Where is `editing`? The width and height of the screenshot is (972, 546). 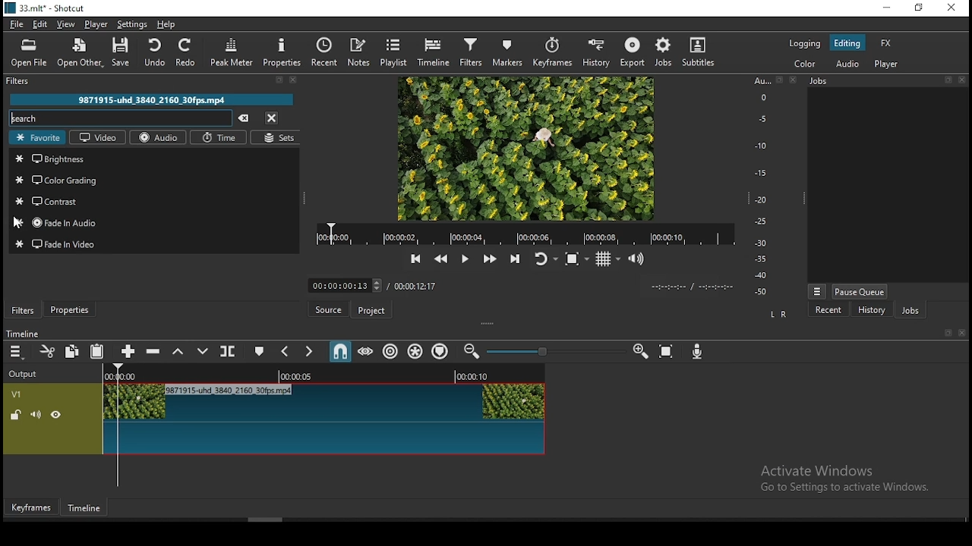 editing is located at coordinates (849, 44).